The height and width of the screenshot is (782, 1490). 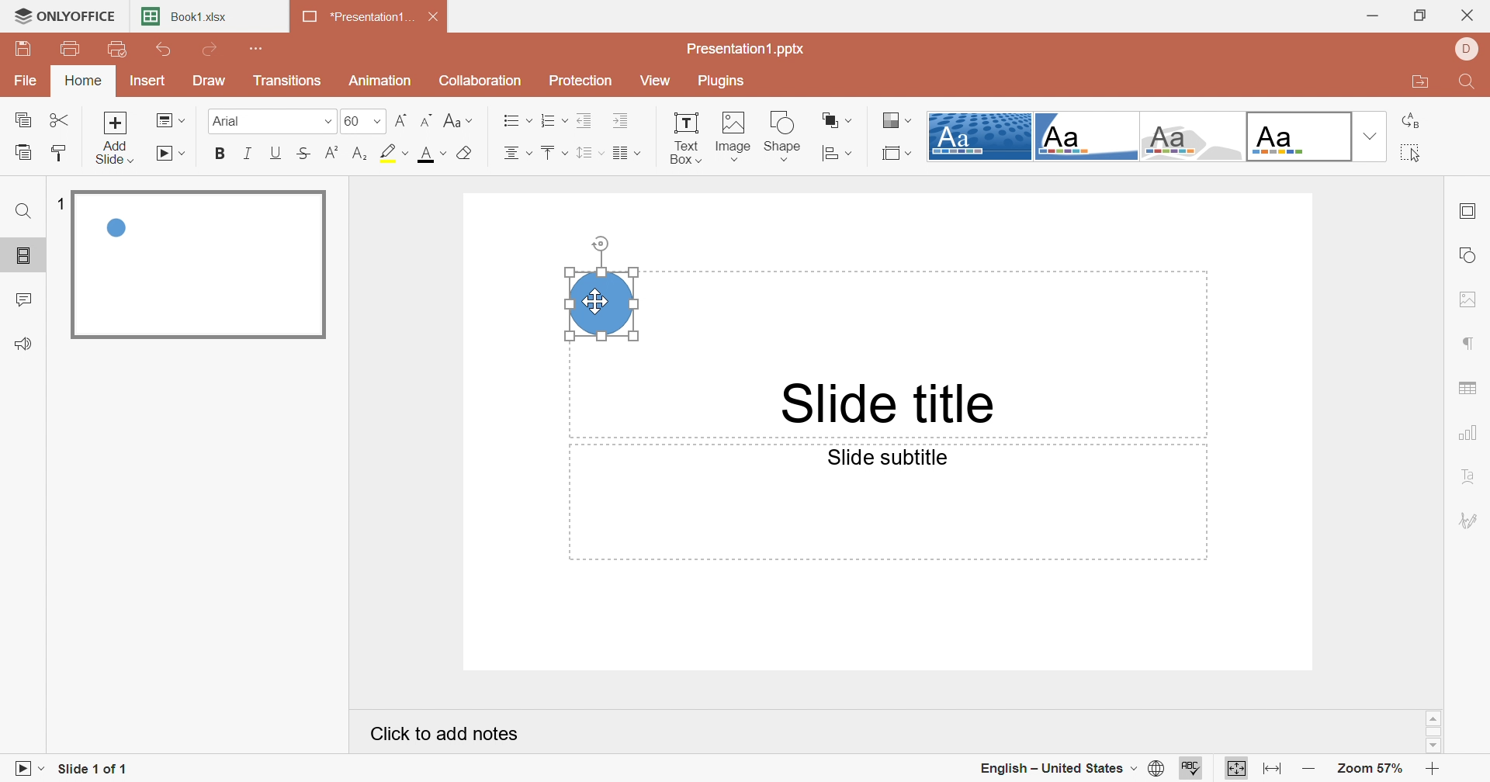 I want to click on Image settings, so click(x=1471, y=299).